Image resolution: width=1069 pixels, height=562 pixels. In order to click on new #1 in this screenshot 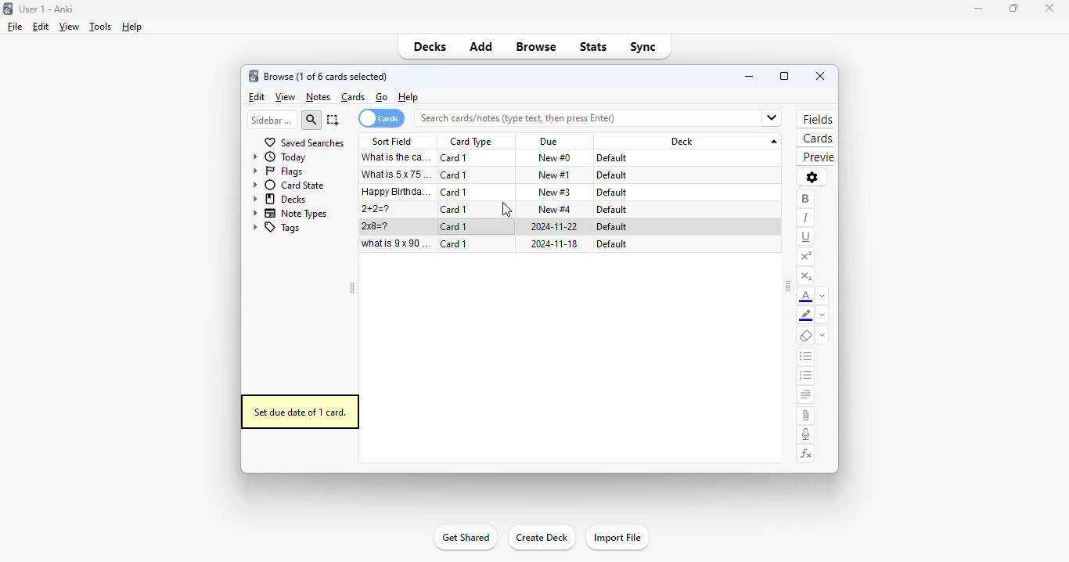, I will do `click(555, 175)`.